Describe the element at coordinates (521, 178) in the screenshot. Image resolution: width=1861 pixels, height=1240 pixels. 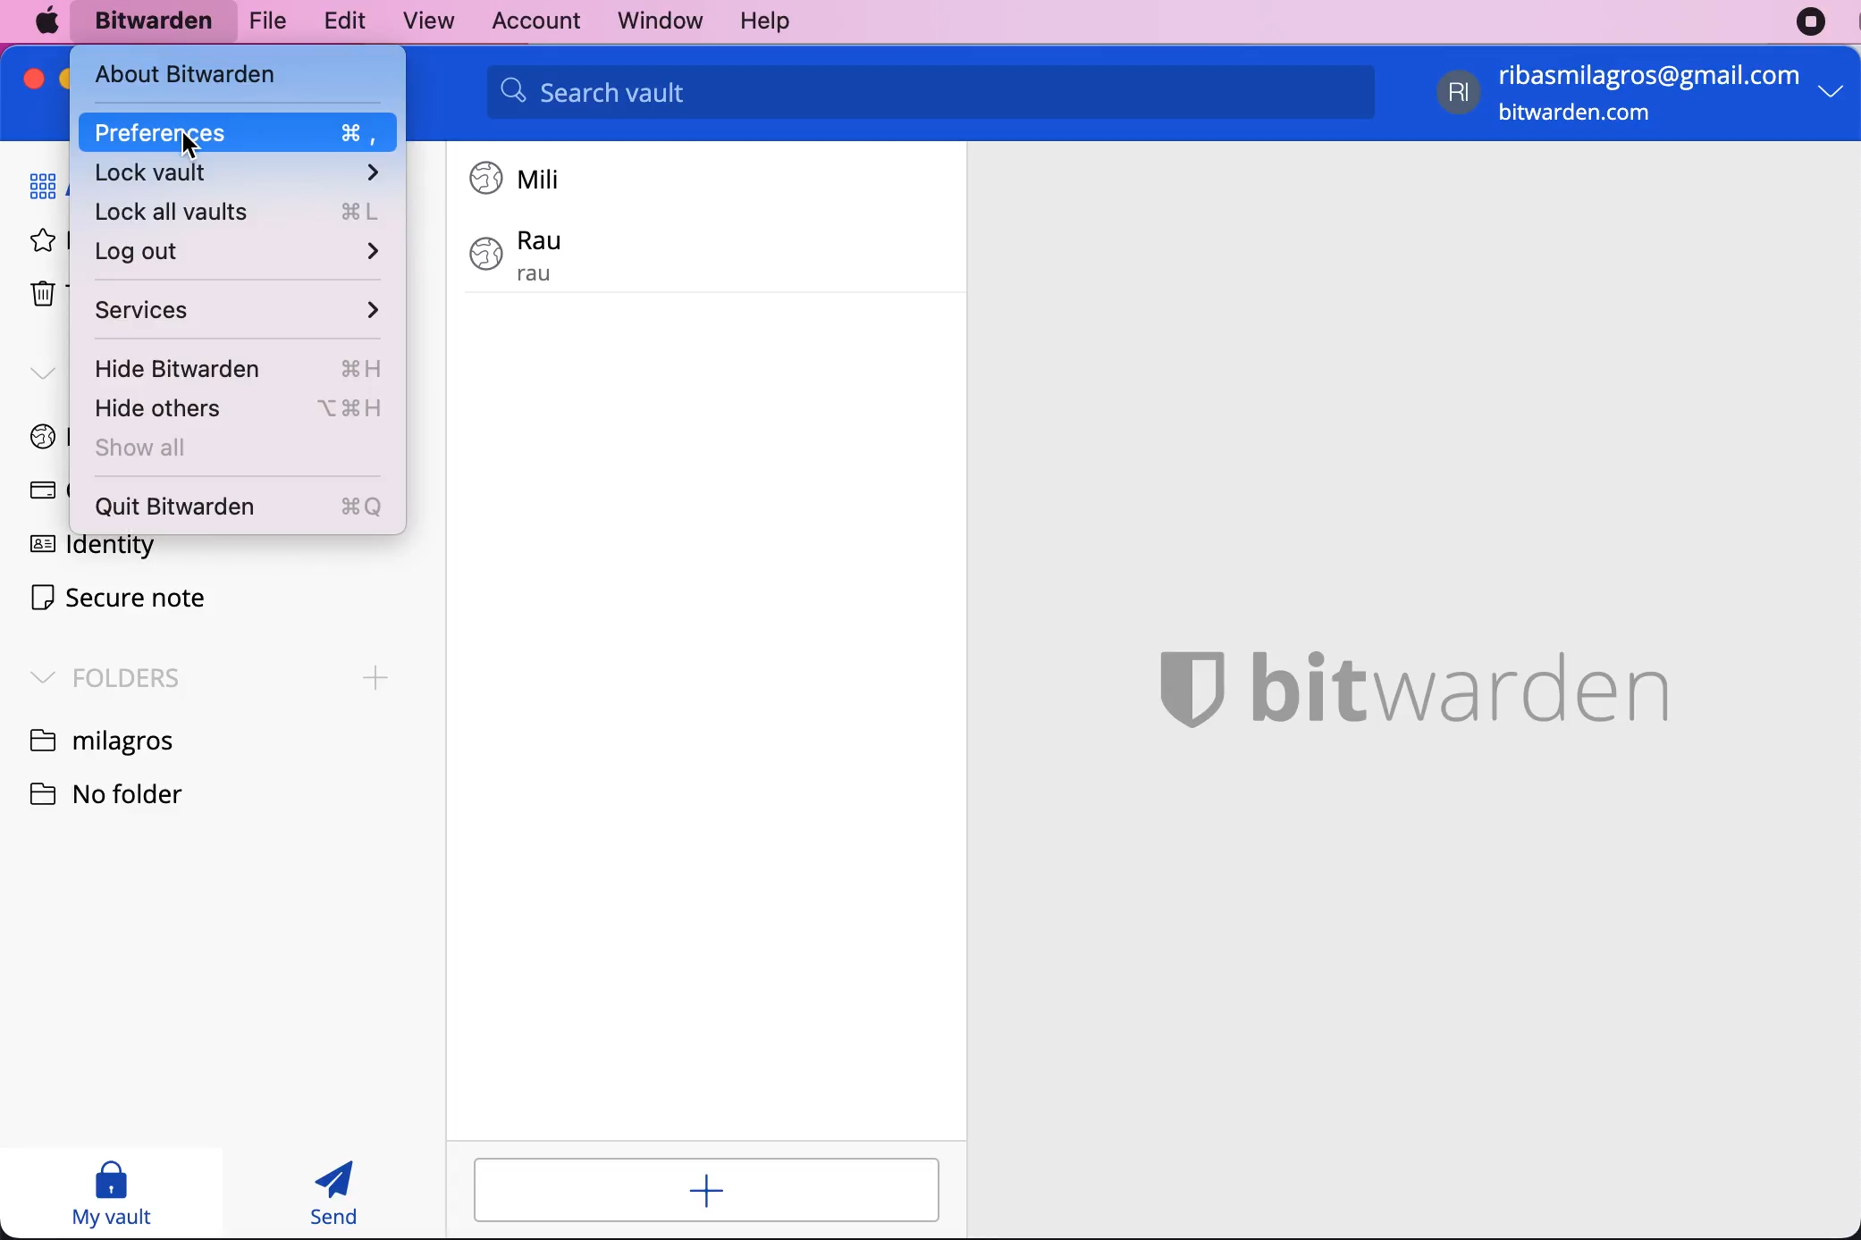
I see `login 1` at that location.